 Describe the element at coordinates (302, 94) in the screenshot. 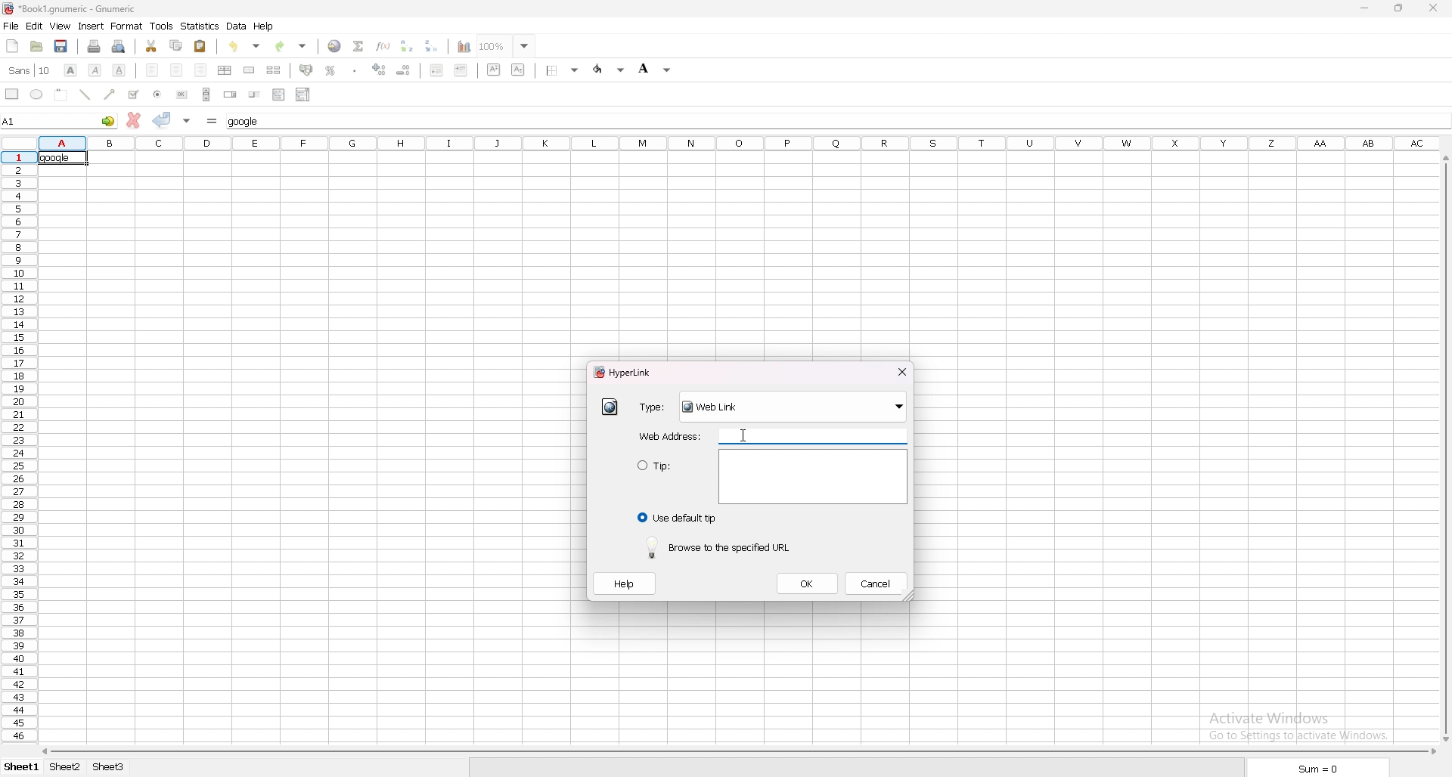

I see `combo box` at that location.